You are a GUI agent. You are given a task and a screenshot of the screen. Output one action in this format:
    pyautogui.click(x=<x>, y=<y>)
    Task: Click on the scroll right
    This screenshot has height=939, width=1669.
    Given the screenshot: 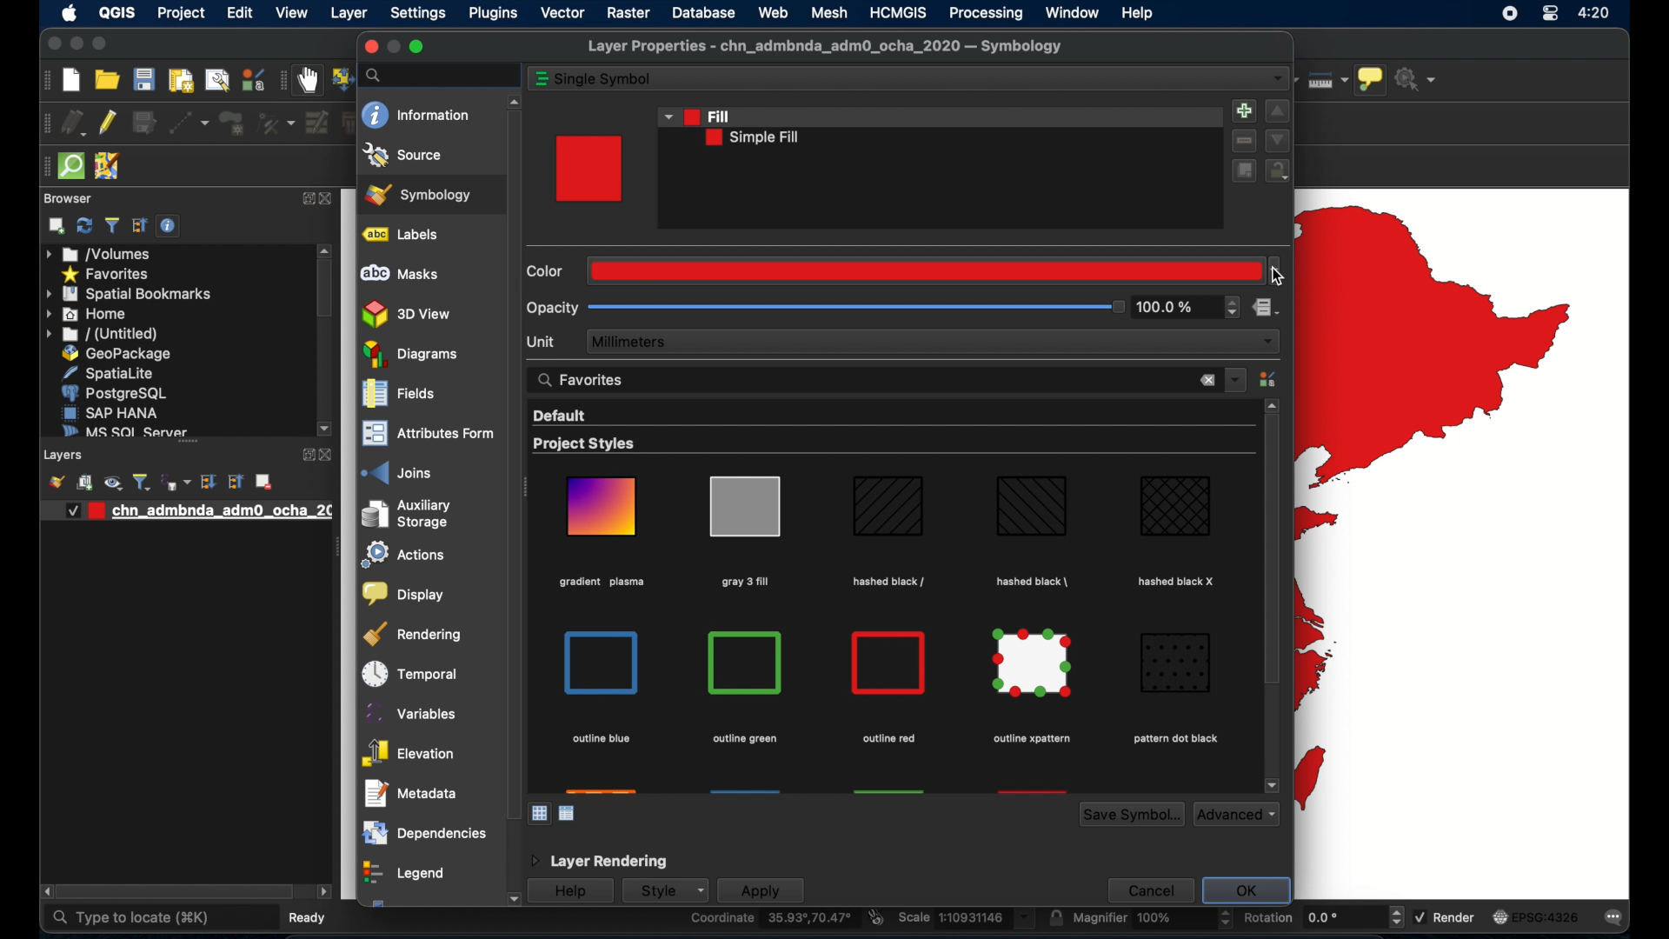 What is the action you would take?
    pyautogui.click(x=43, y=892)
    